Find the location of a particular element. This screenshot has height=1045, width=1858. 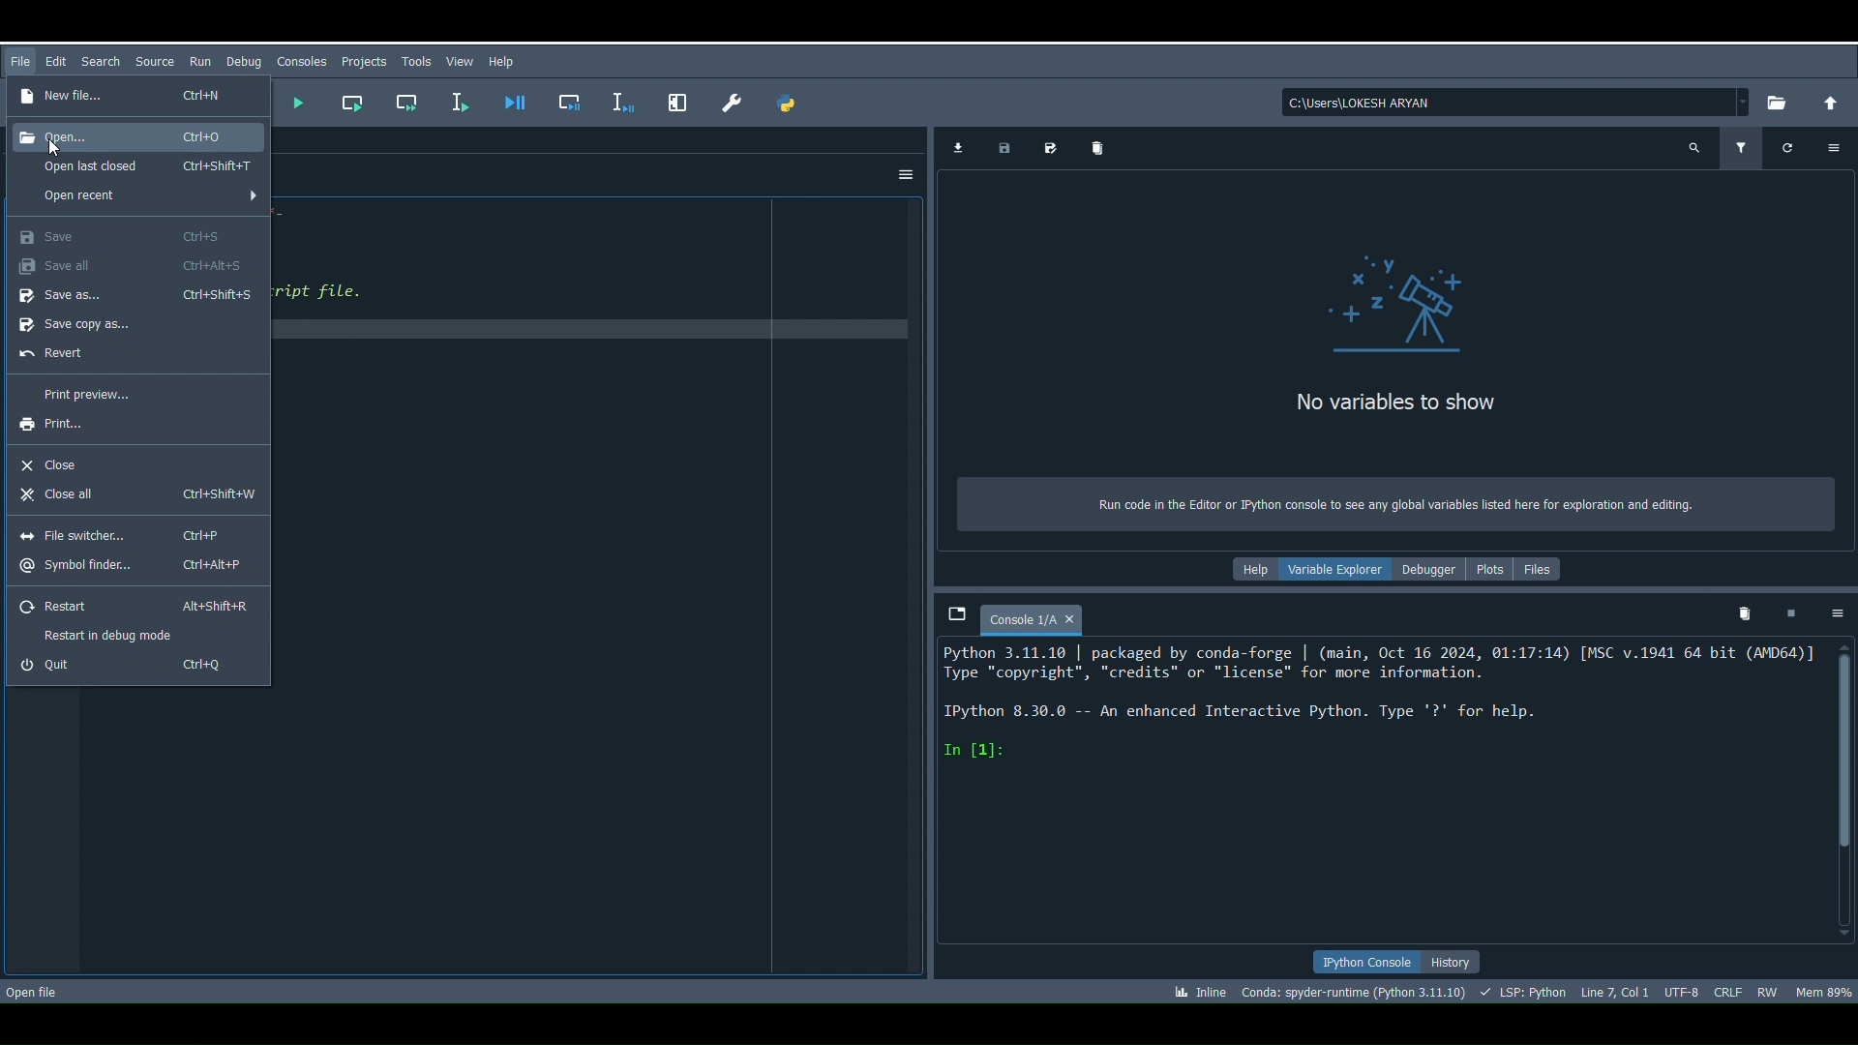

File switcher is located at coordinates (126, 532).